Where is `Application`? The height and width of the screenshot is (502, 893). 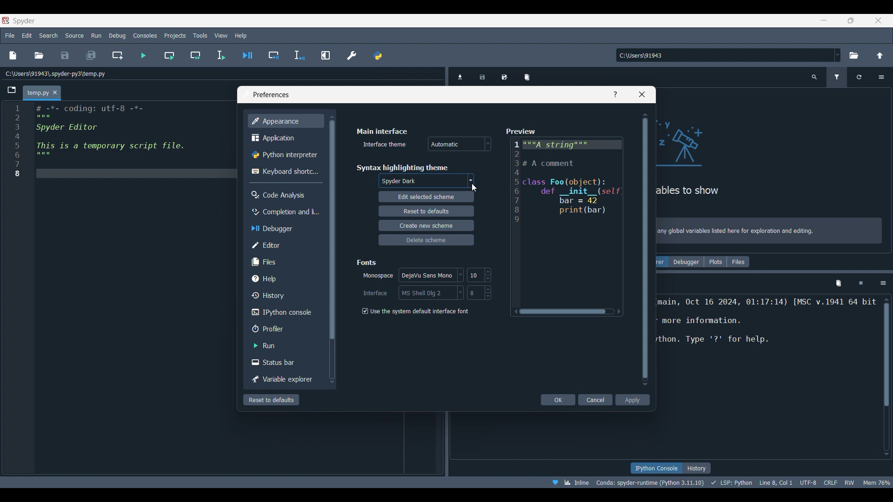 Application is located at coordinates (284, 137).